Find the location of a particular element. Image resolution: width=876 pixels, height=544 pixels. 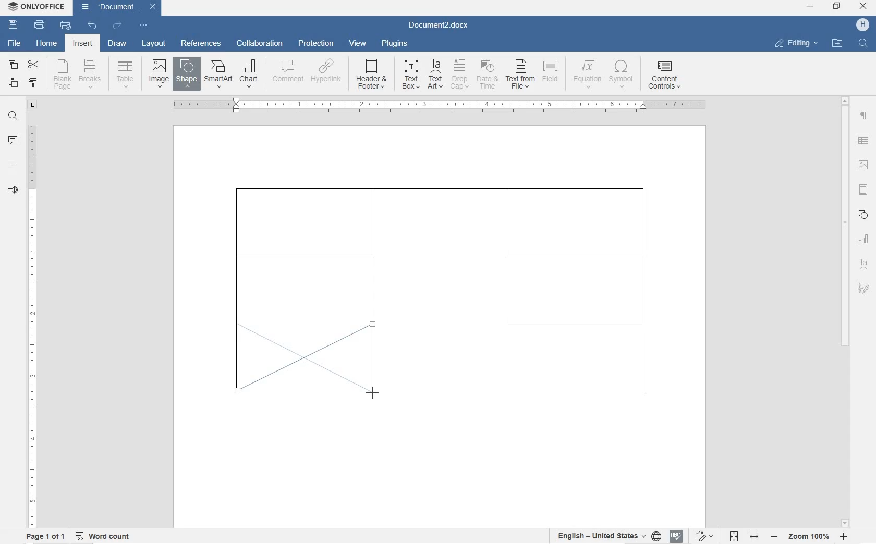

signature is located at coordinates (863, 288).